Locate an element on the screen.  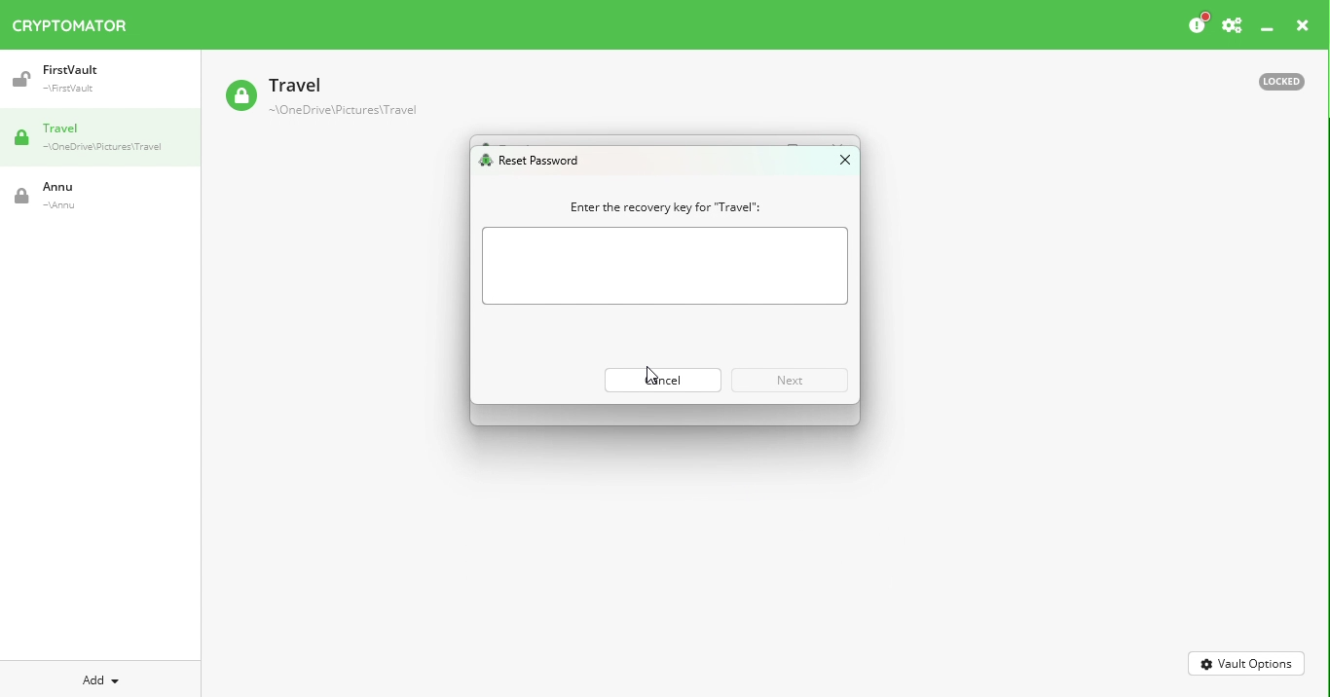
Enter recovery key is located at coordinates (656, 206).